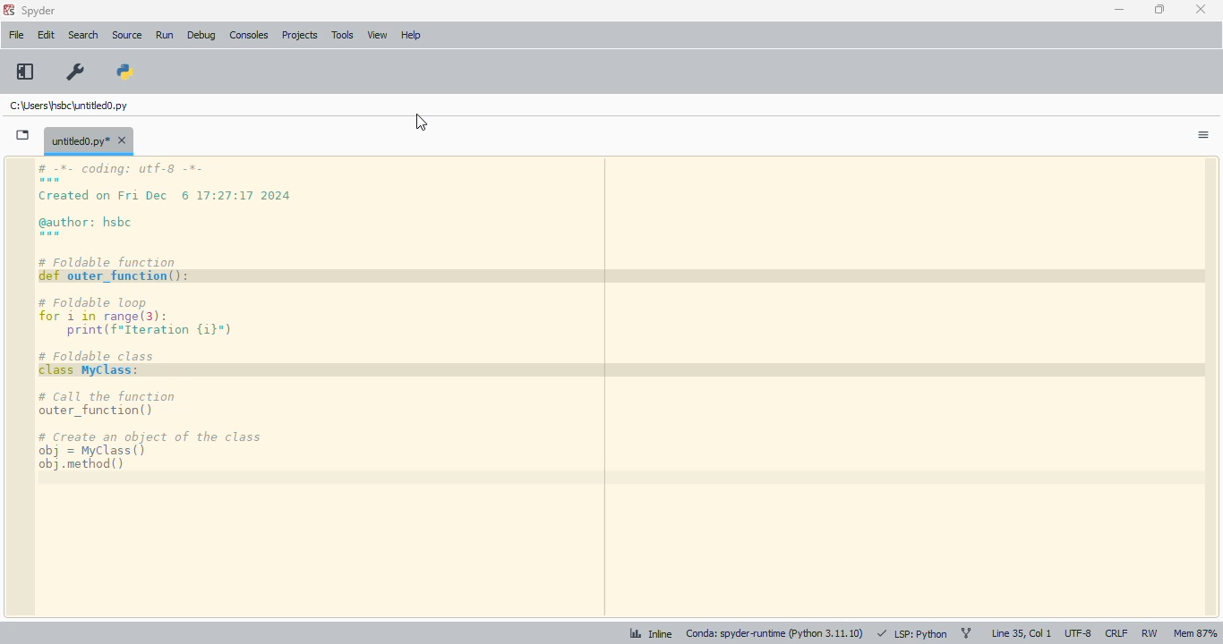 This screenshot has height=644, width=1223. Describe the element at coordinates (651, 633) in the screenshot. I see `inline` at that location.